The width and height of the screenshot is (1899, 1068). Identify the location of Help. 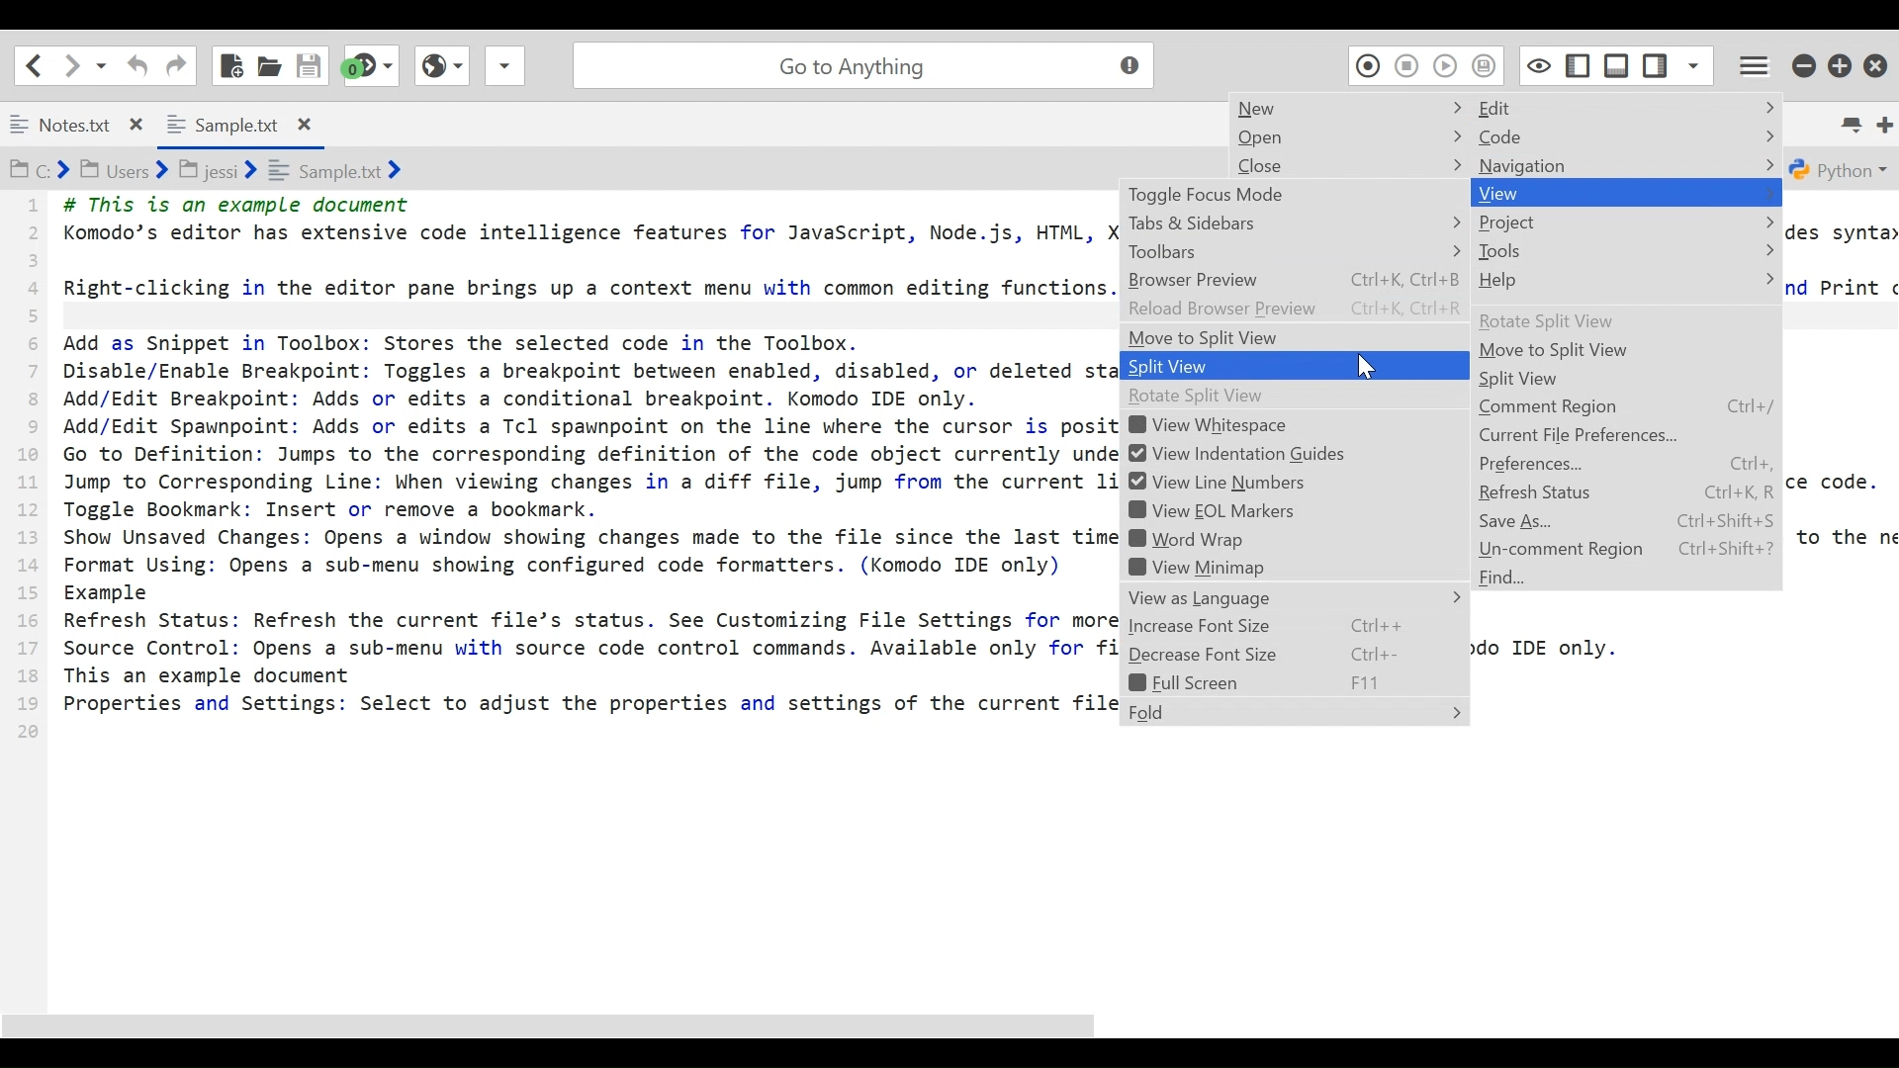
(1625, 280).